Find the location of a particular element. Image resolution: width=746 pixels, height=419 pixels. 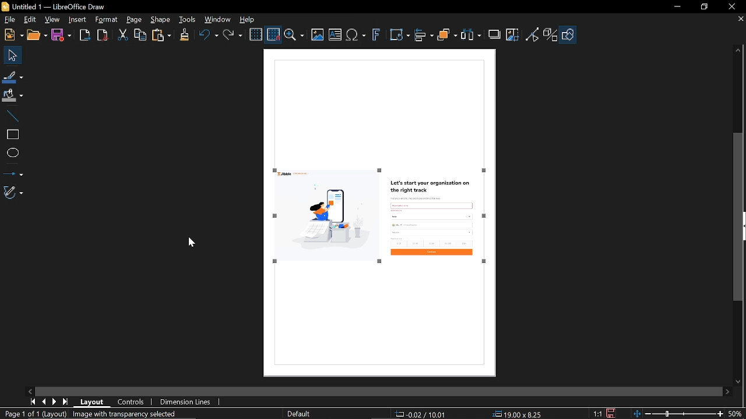

Dimension lines is located at coordinates (186, 402).